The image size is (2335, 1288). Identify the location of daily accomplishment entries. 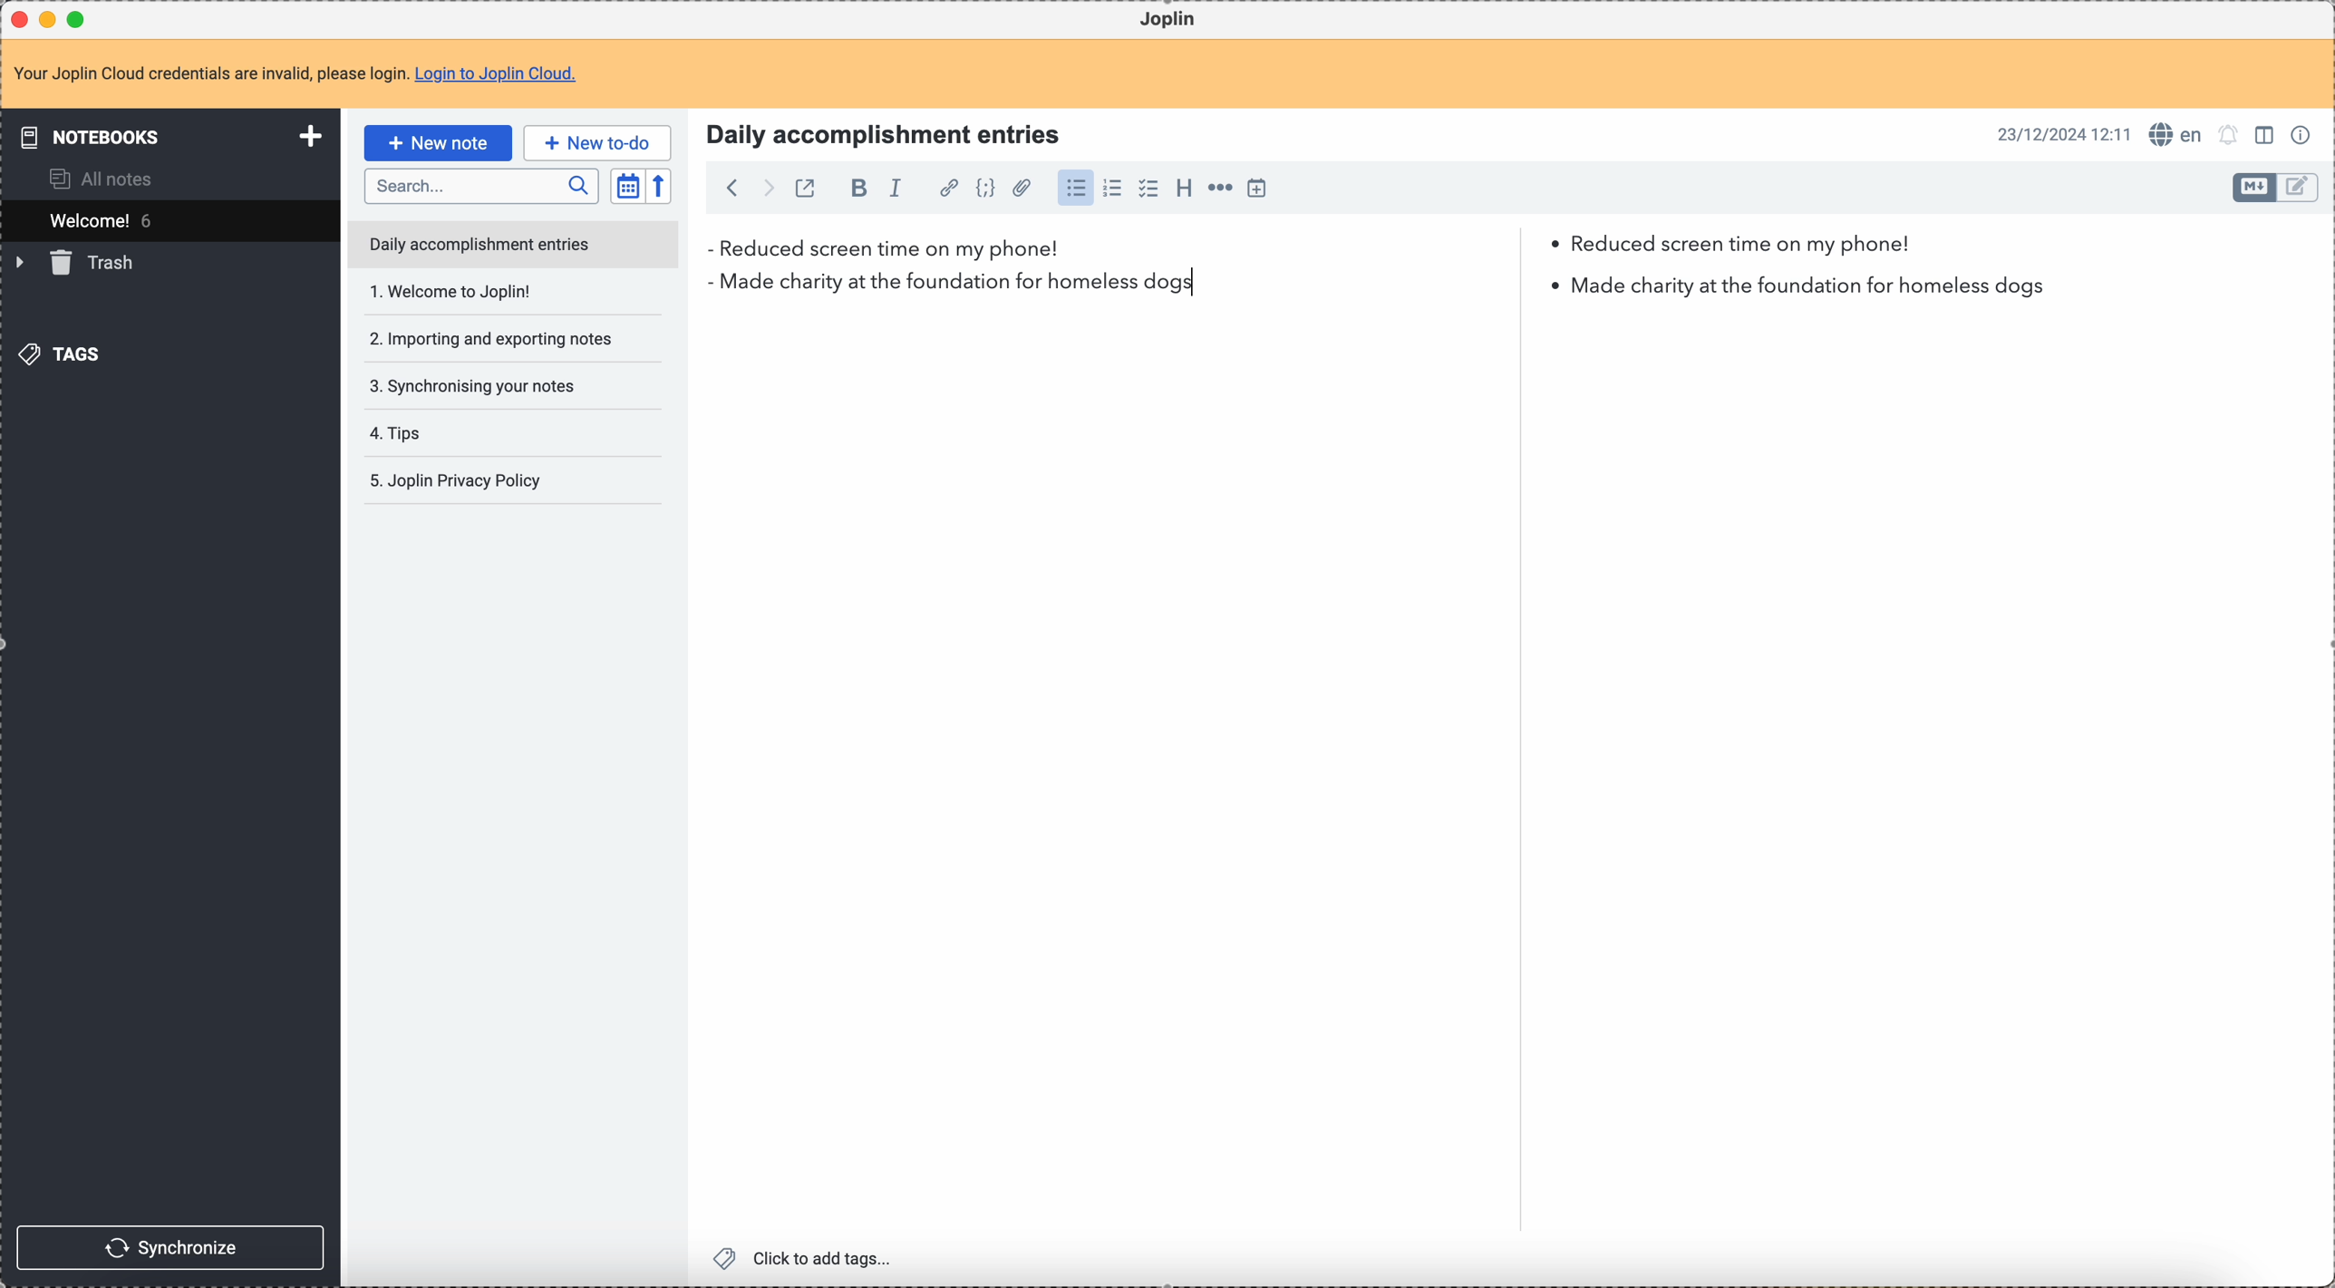
(478, 242).